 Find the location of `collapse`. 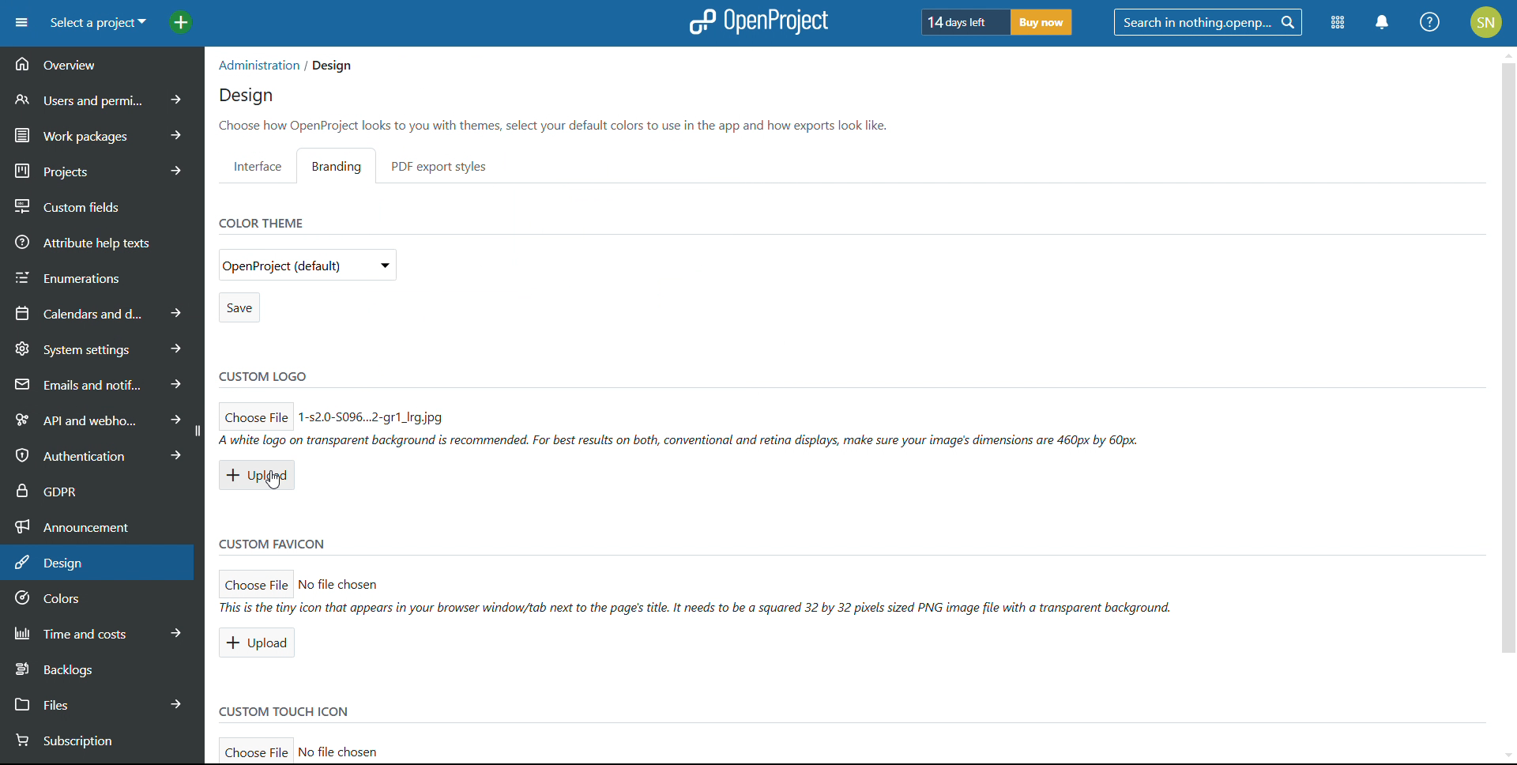

collapse is located at coordinates (197, 431).